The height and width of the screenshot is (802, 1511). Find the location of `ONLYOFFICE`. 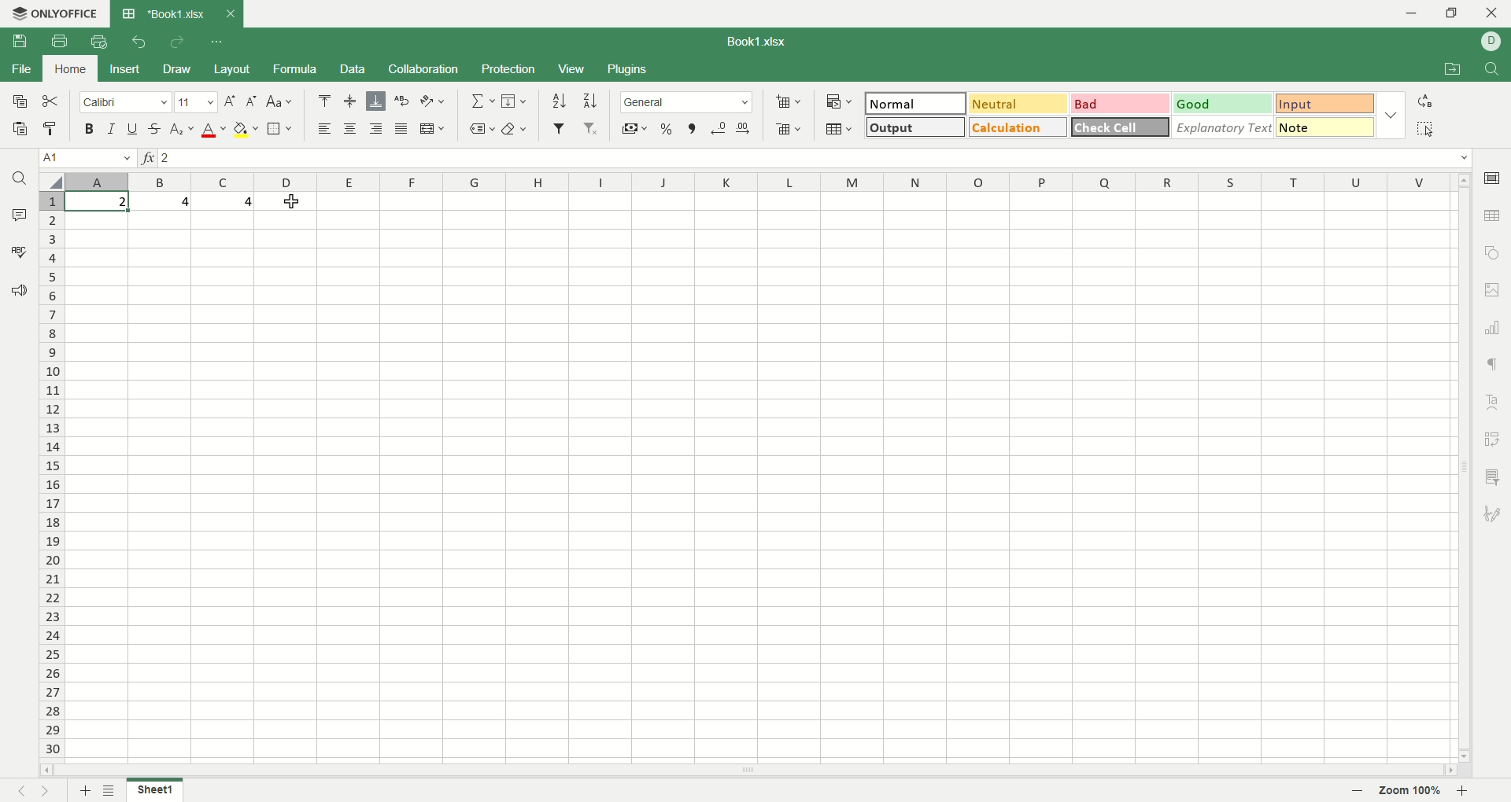

ONLYOFFICE is located at coordinates (56, 13).